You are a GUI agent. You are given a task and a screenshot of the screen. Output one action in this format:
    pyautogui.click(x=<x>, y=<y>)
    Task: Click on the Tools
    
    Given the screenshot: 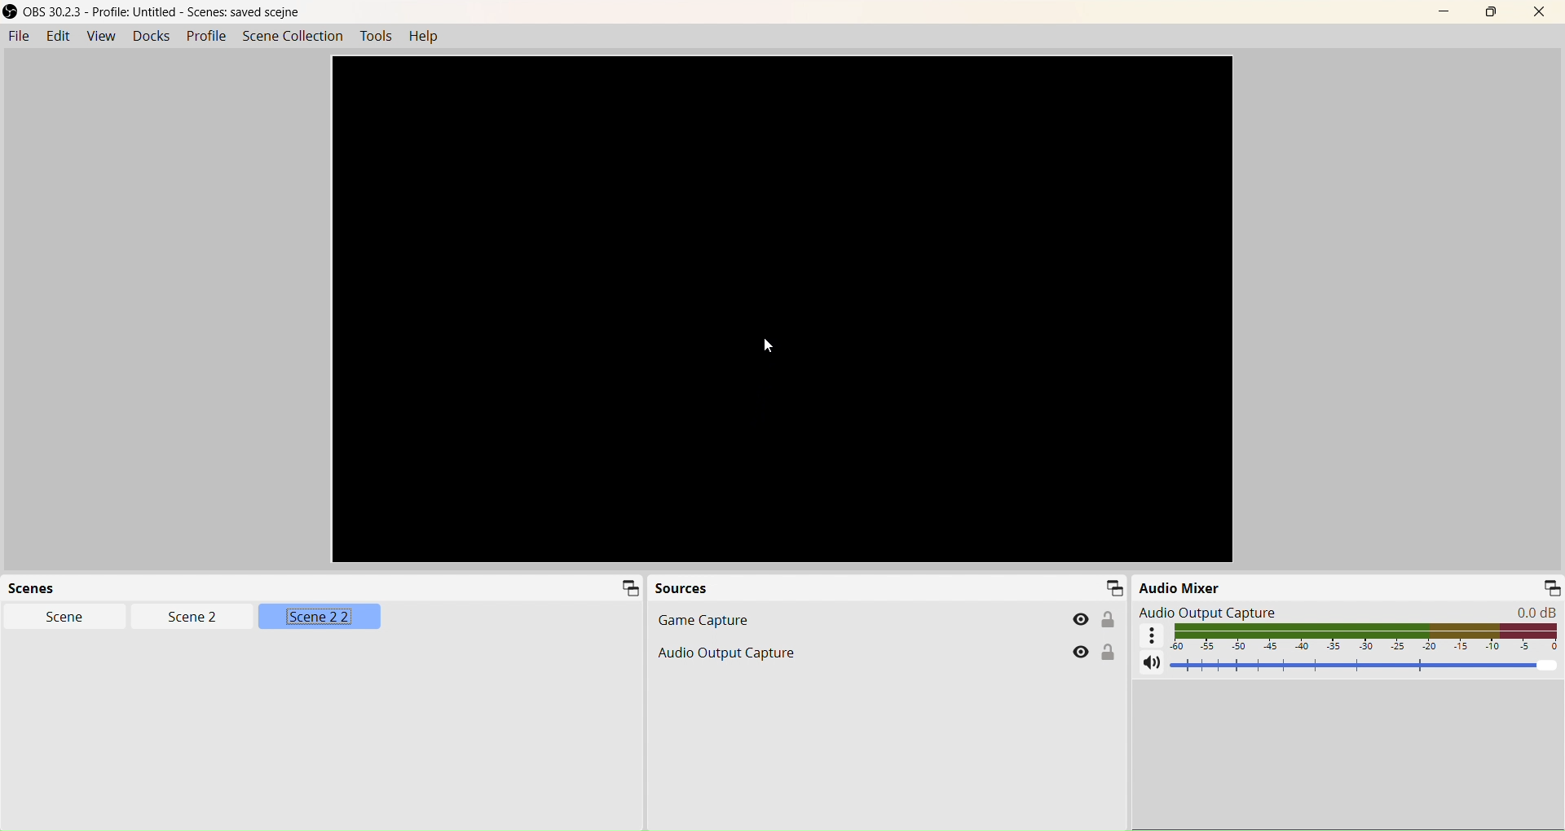 What is the action you would take?
    pyautogui.click(x=376, y=37)
    